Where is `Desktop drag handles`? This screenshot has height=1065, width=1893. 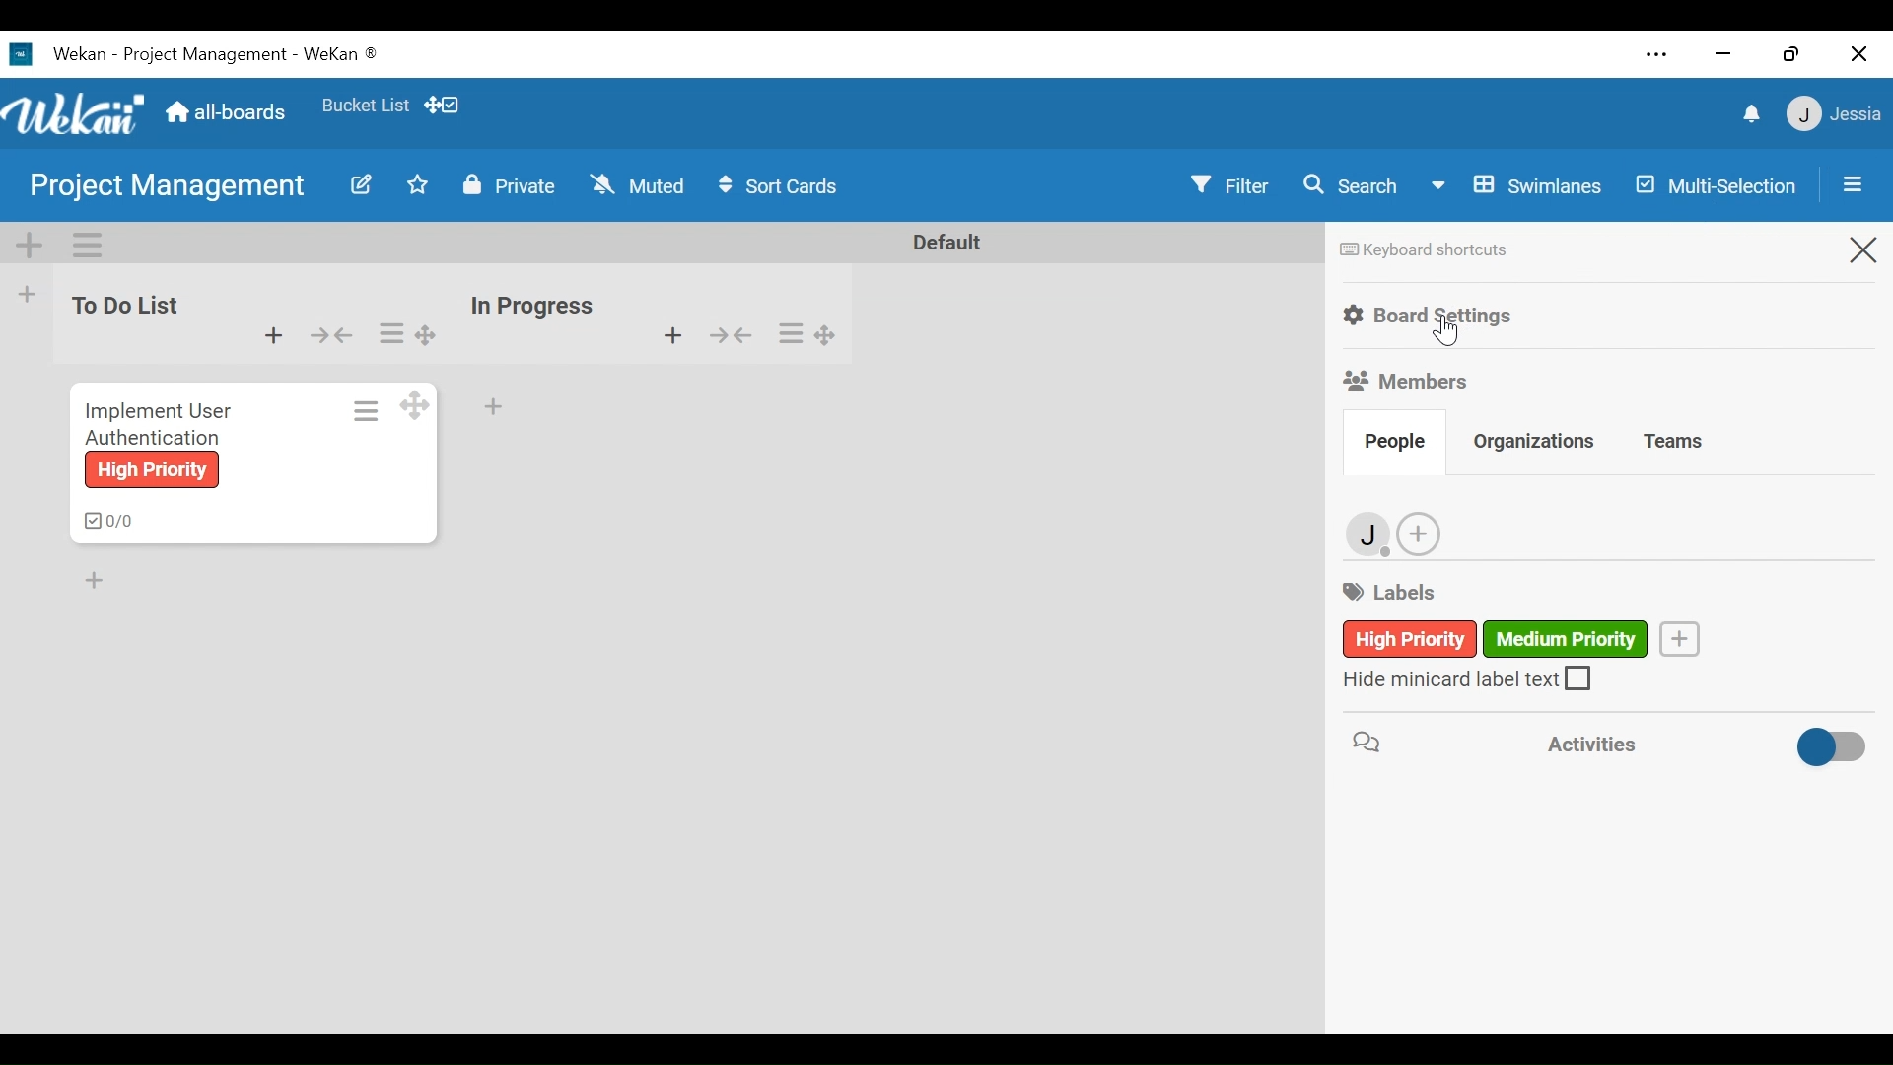 Desktop drag handles is located at coordinates (826, 336).